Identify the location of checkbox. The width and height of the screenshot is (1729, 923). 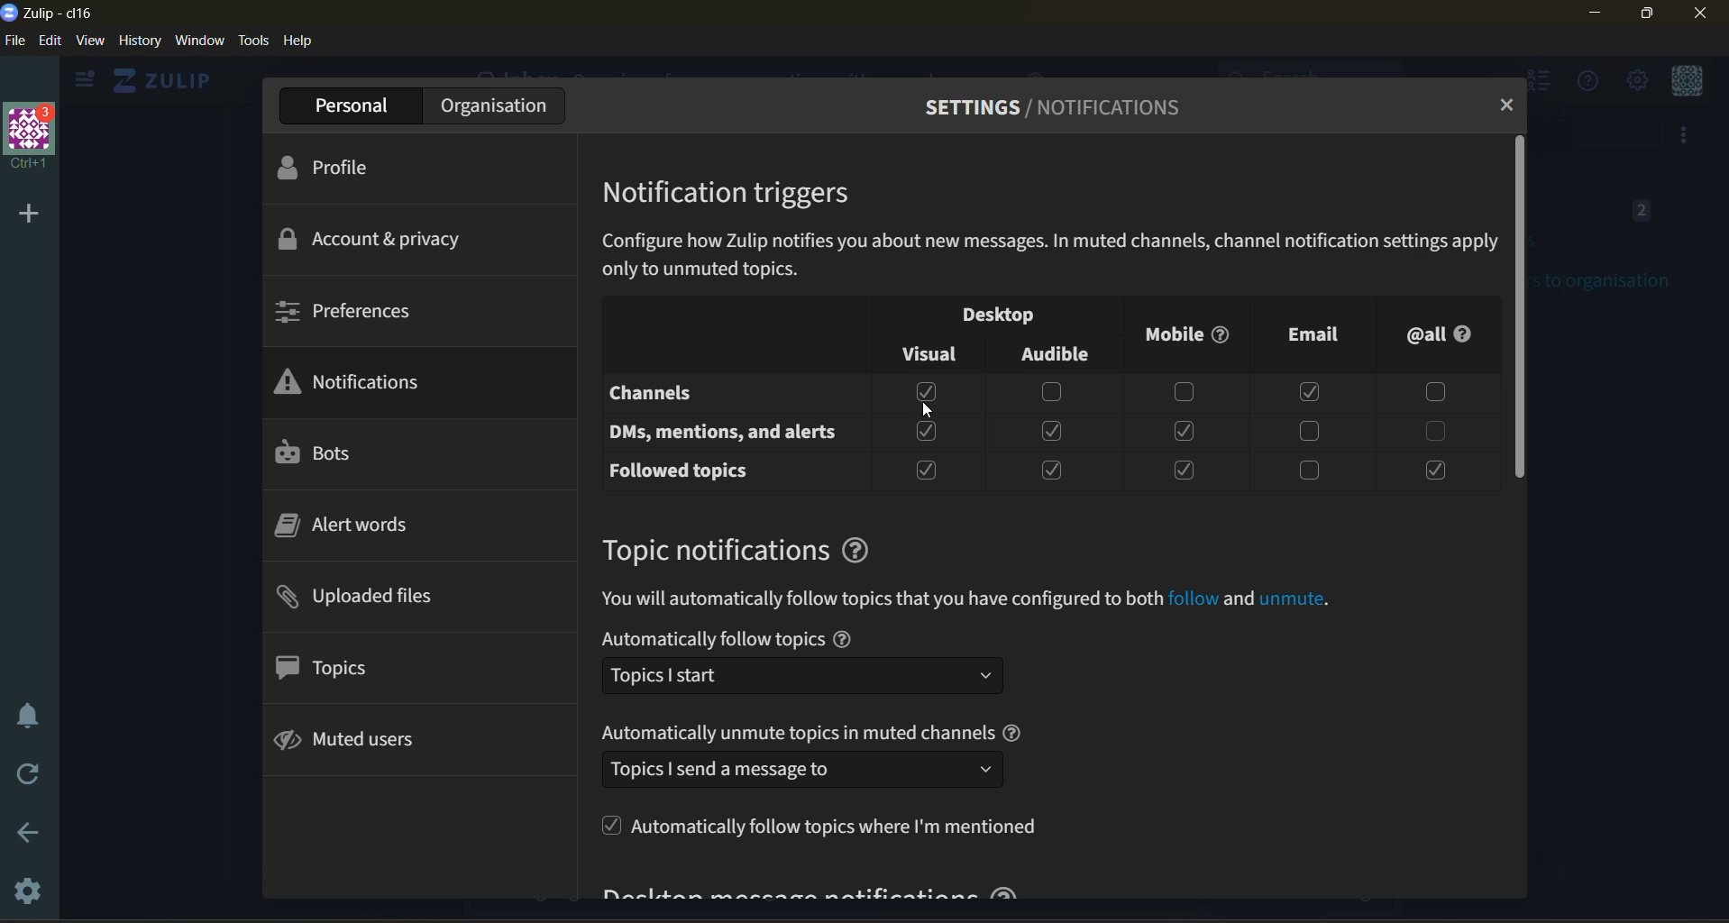
(1309, 472).